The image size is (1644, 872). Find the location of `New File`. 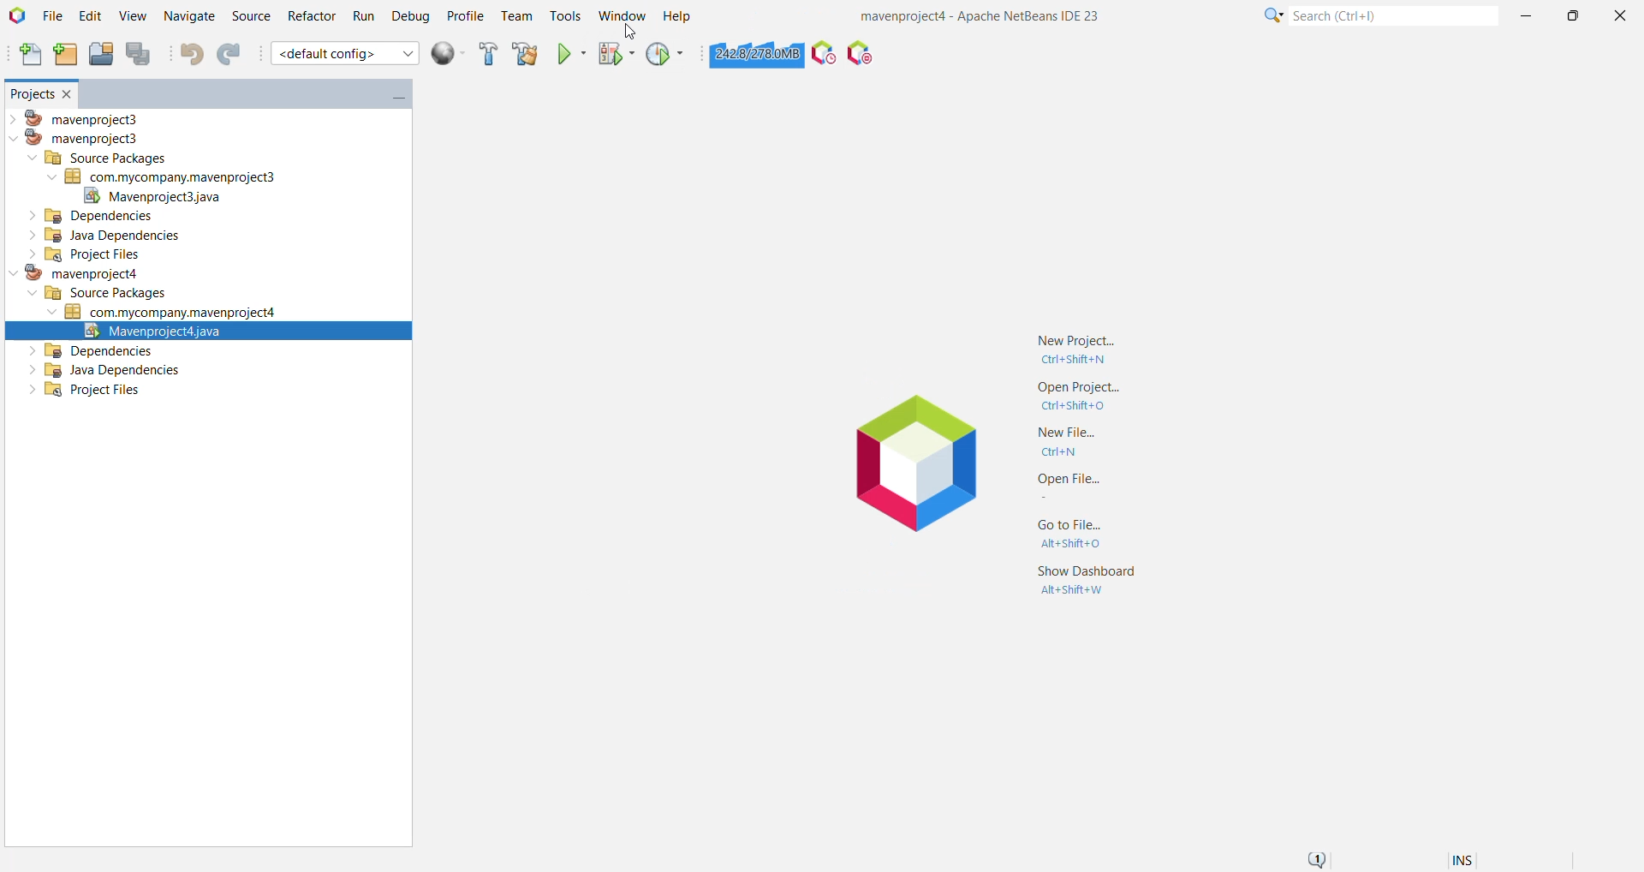

New File is located at coordinates (1069, 445).